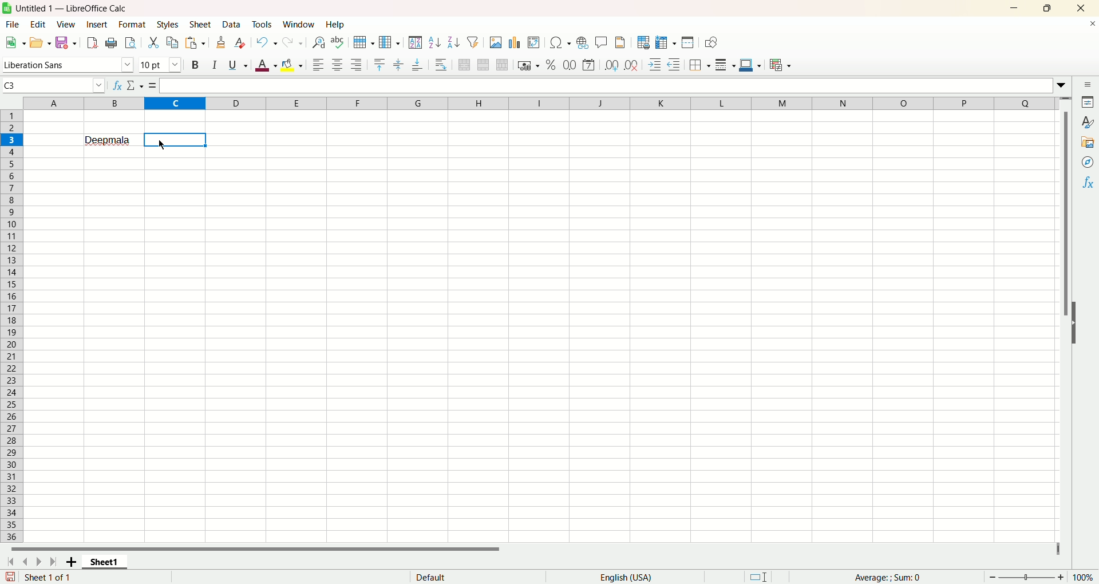 This screenshot has width=1099, height=584. I want to click on goto next sheet, so click(37, 562).